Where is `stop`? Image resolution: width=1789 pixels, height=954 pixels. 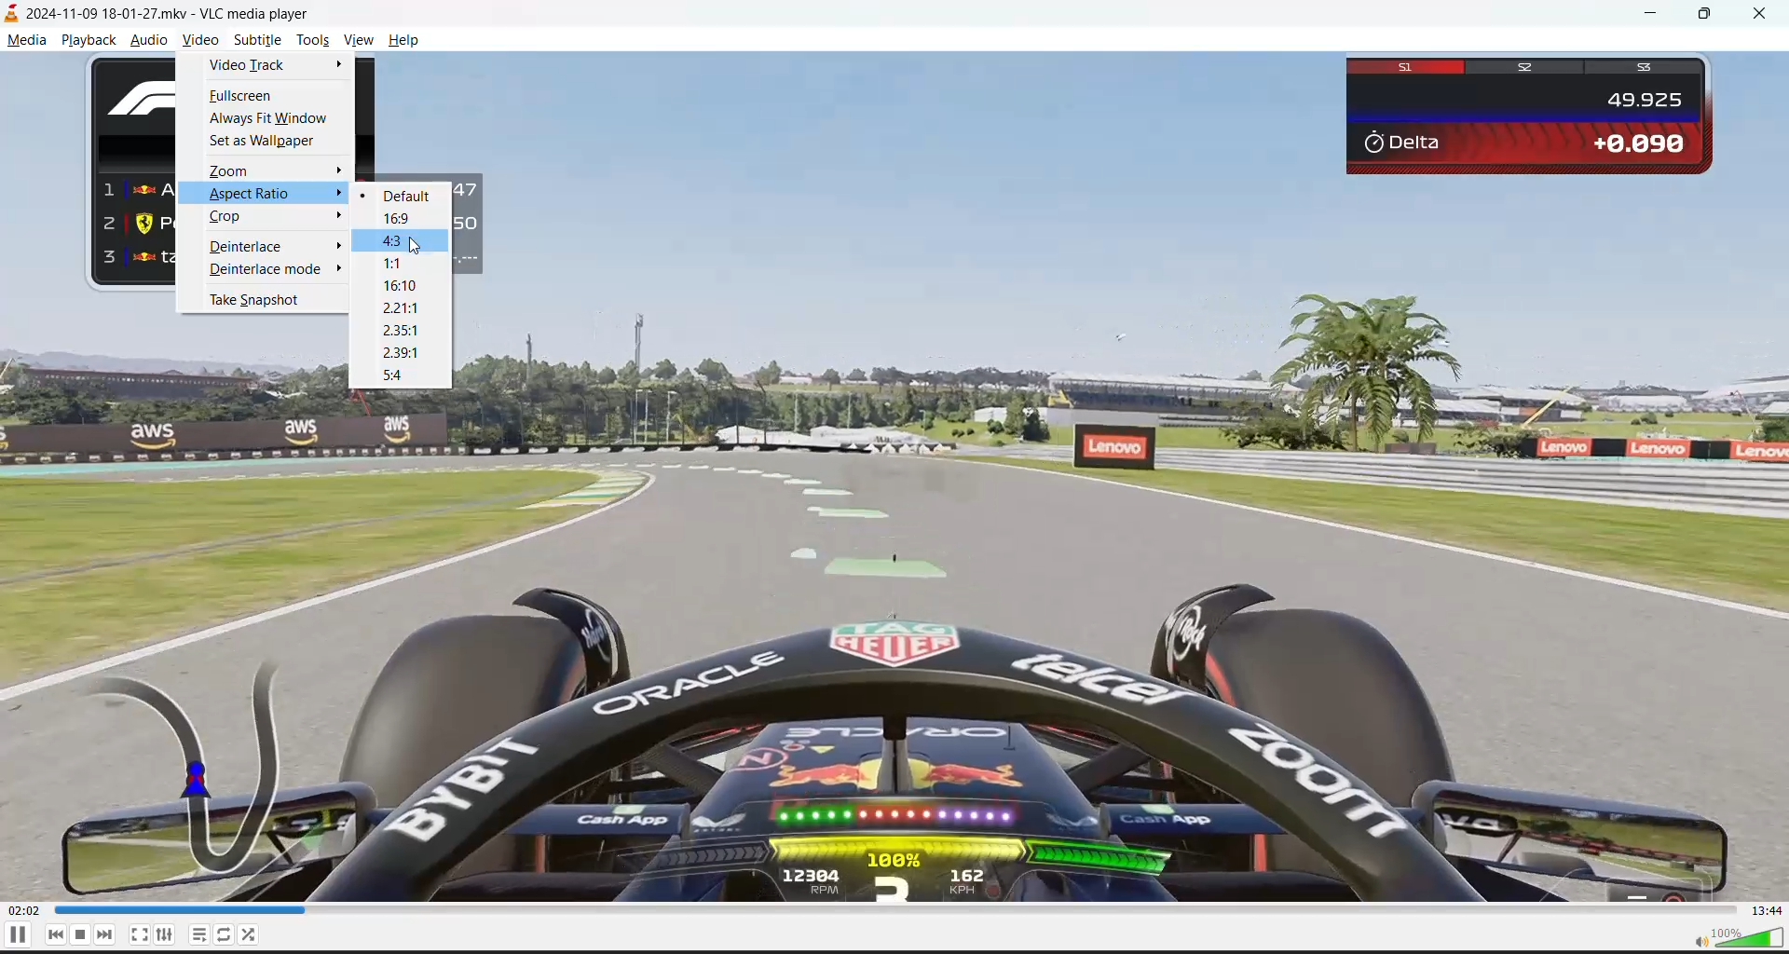 stop is located at coordinates (85, 934).